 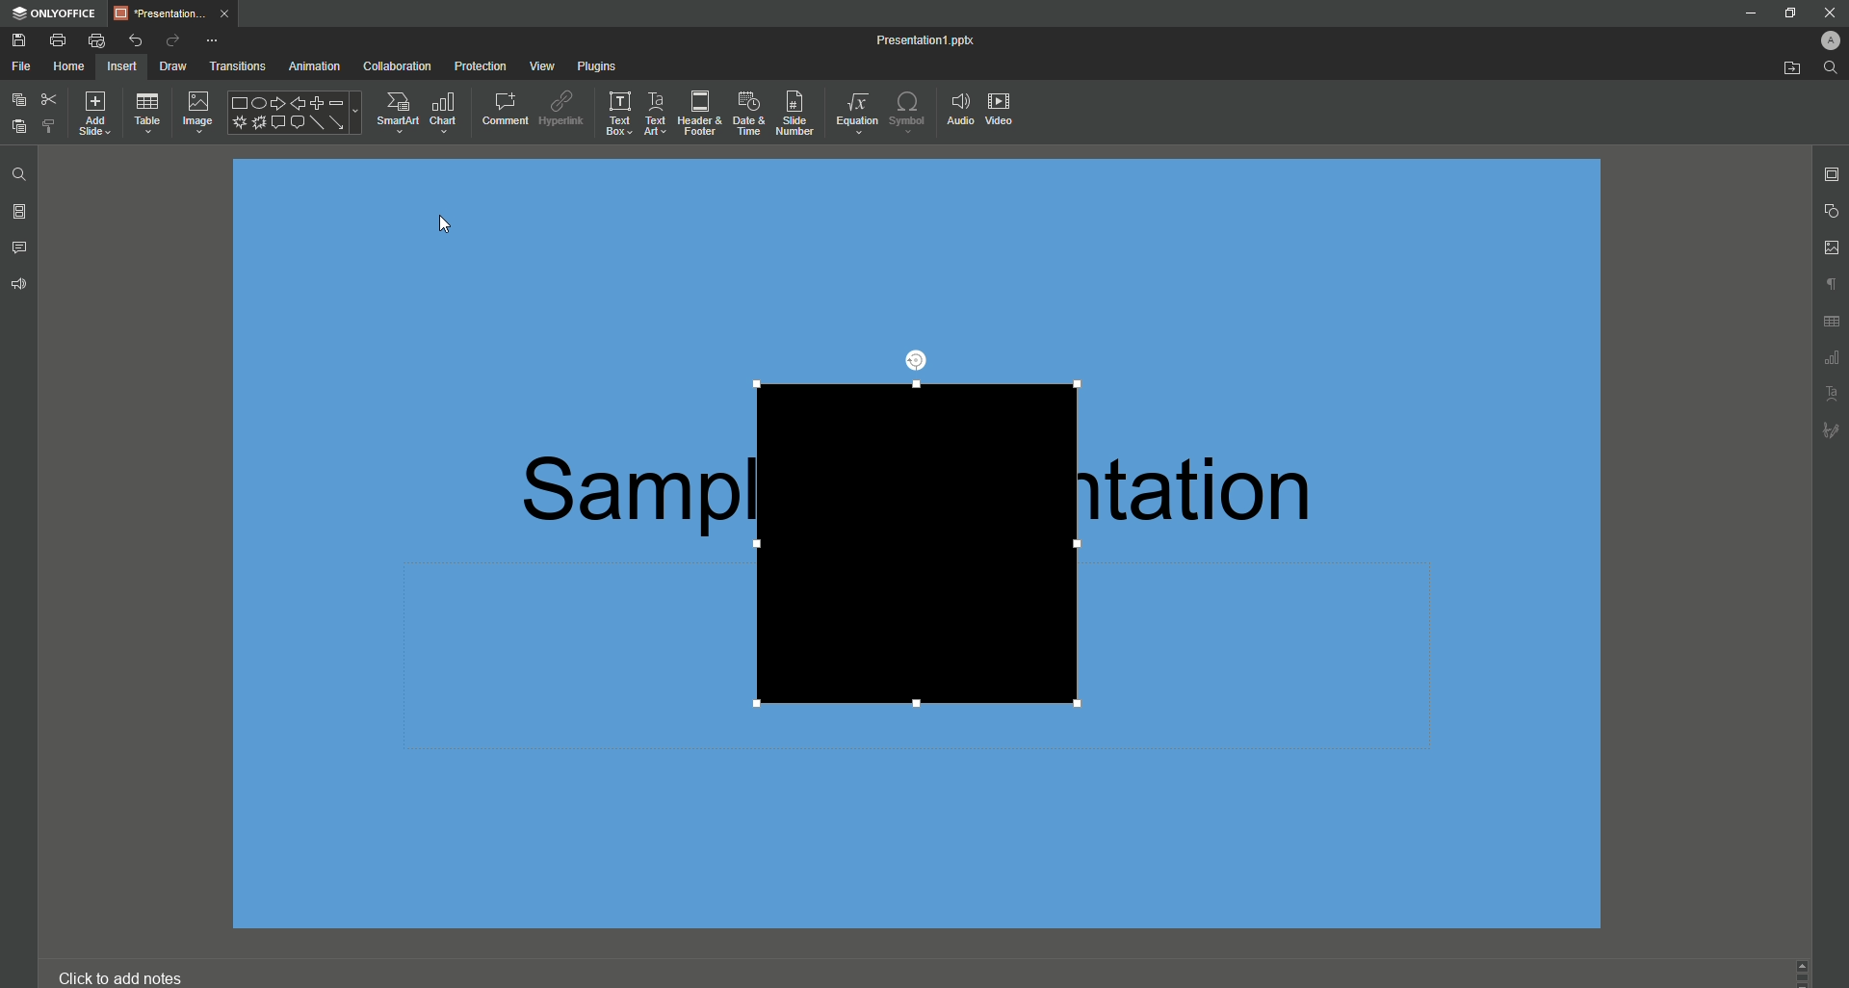 I want to click on Comment, so click(x=499, y=107).